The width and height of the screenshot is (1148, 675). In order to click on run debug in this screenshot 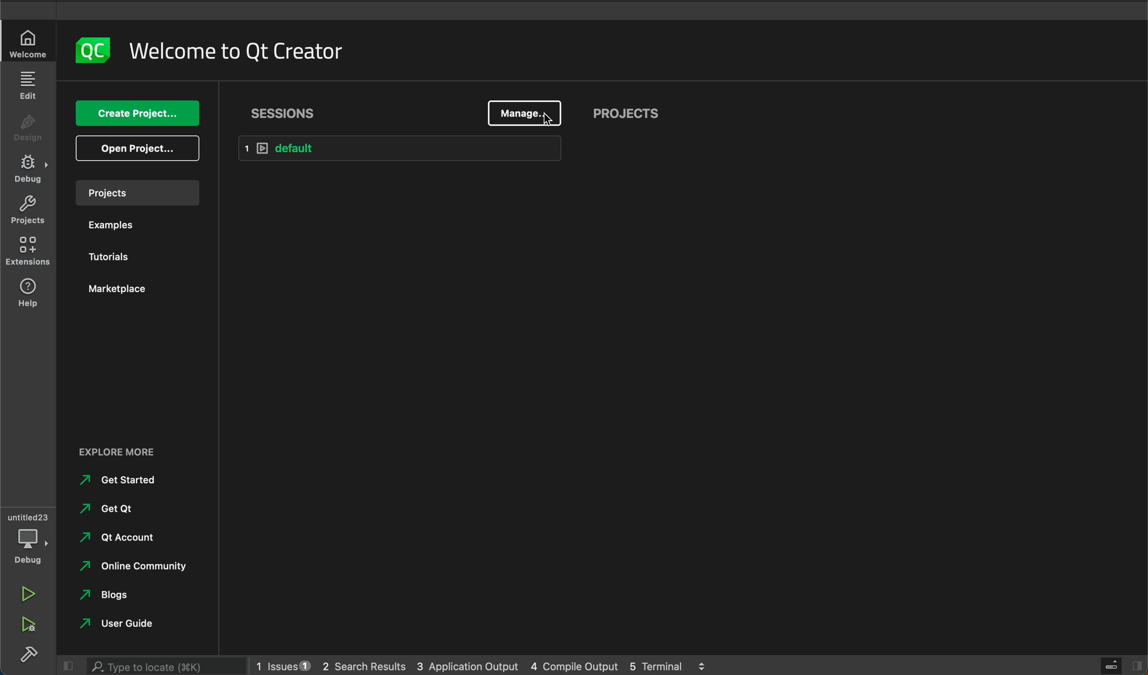, I will do `click(27, 624)`.